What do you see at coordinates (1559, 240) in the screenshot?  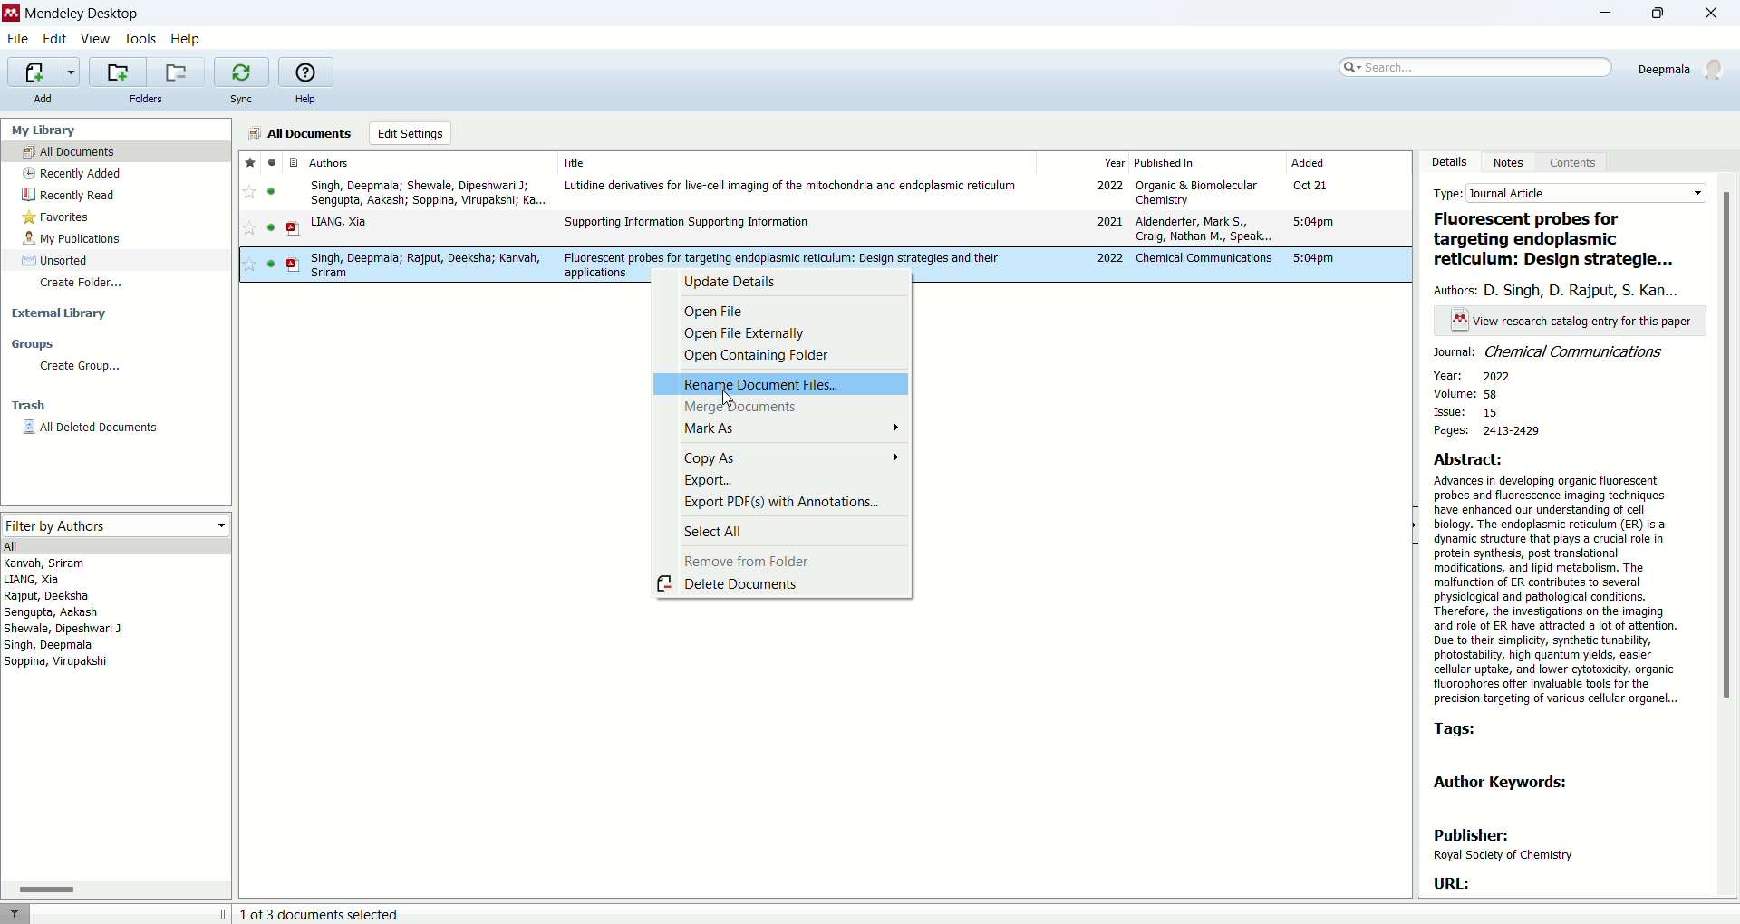 I see `title` at bounding box center [1559, 240].